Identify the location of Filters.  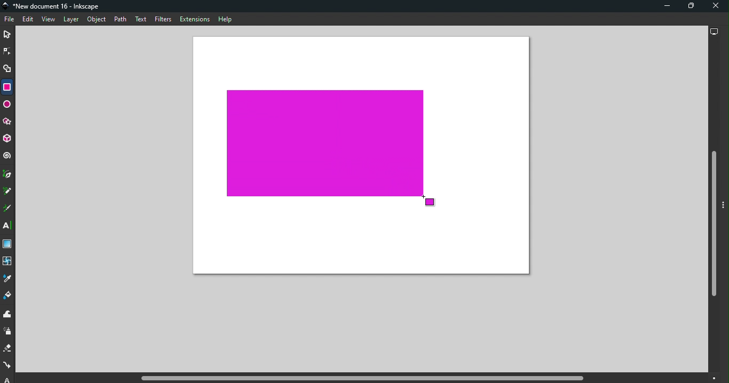
(163, 20).